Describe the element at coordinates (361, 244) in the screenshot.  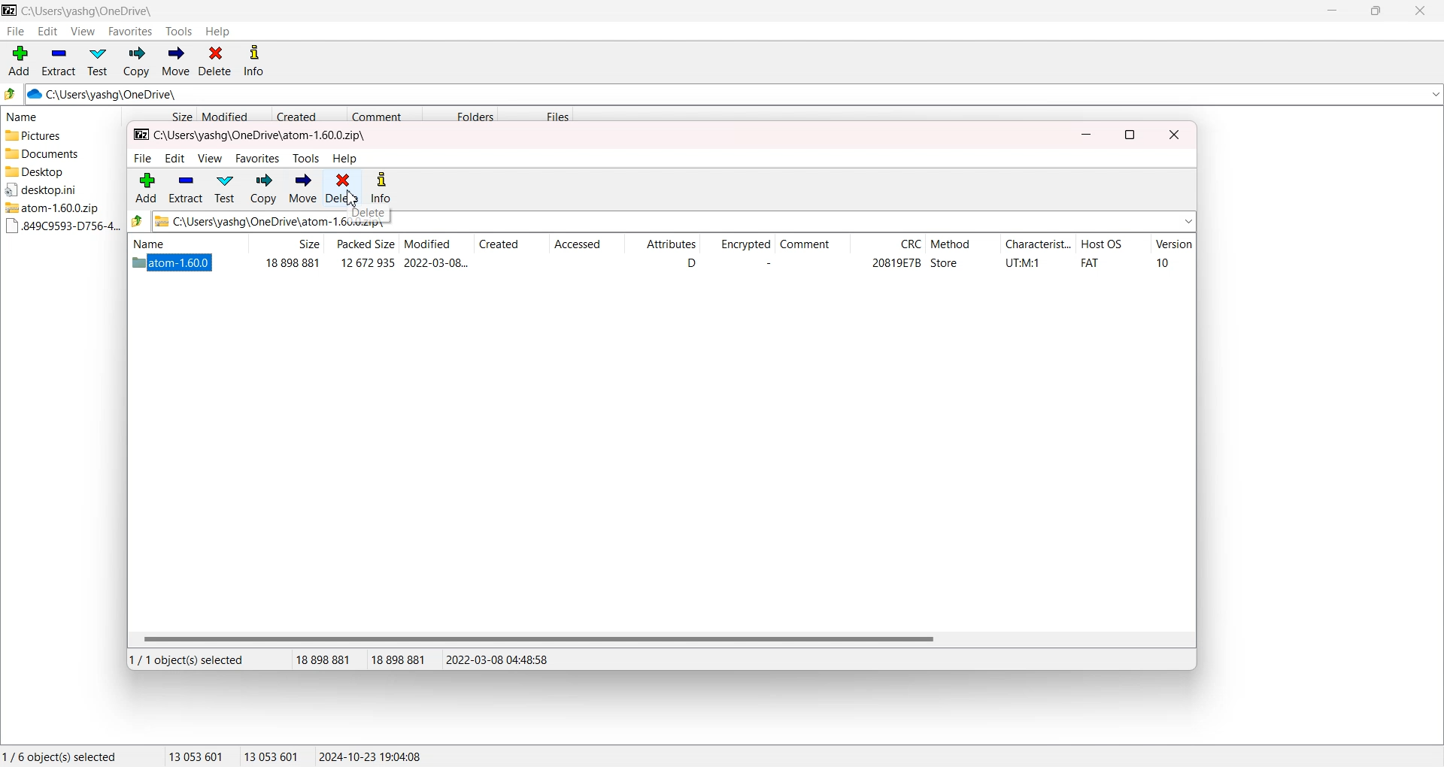
I see `Packed Size` at that location.